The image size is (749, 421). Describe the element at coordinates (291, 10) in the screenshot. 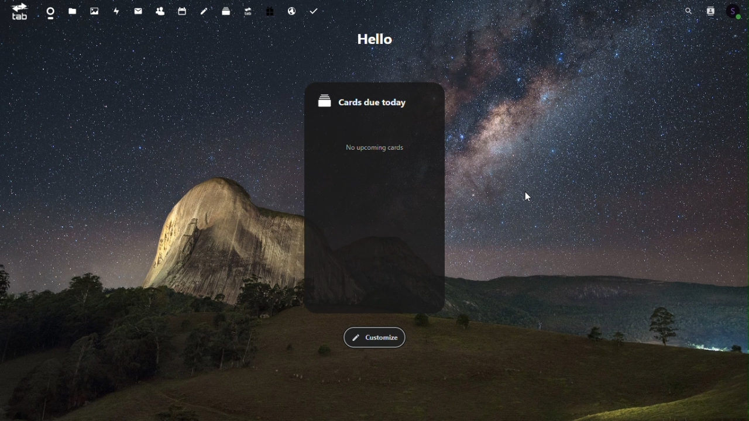

I see `Email hosting` at that location.